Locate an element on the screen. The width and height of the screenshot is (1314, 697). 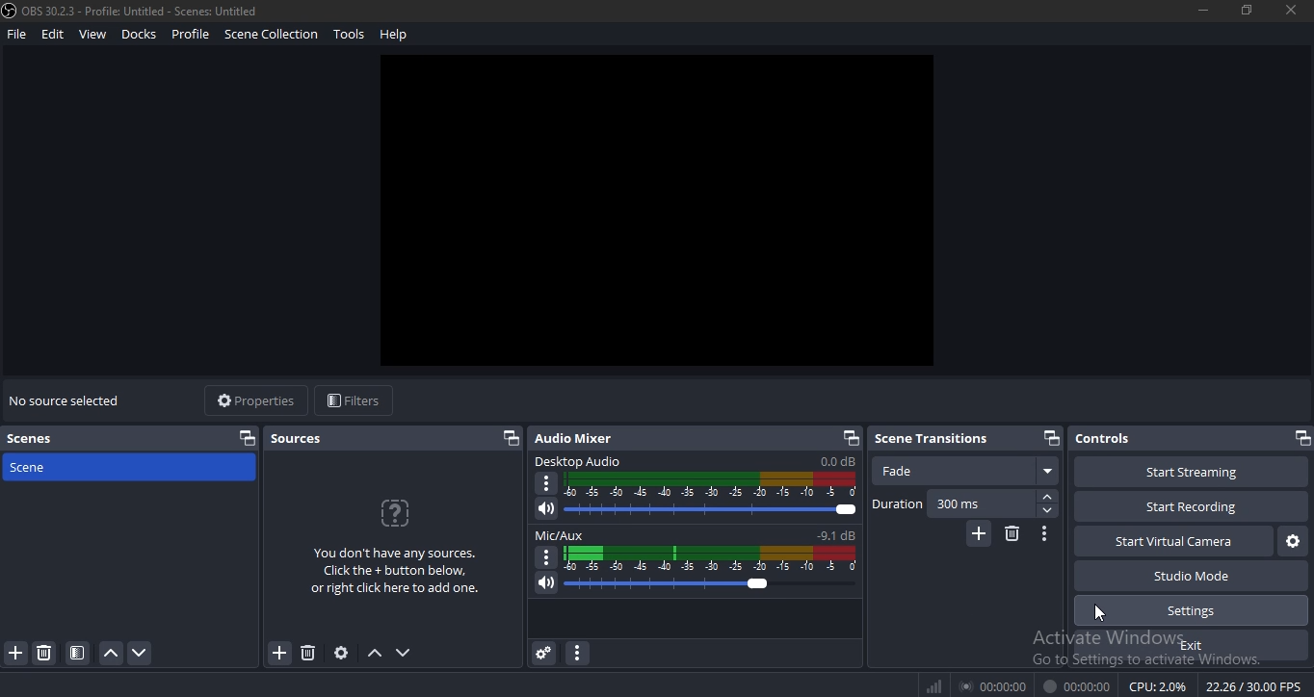
 is located at coordinates (77, 653).